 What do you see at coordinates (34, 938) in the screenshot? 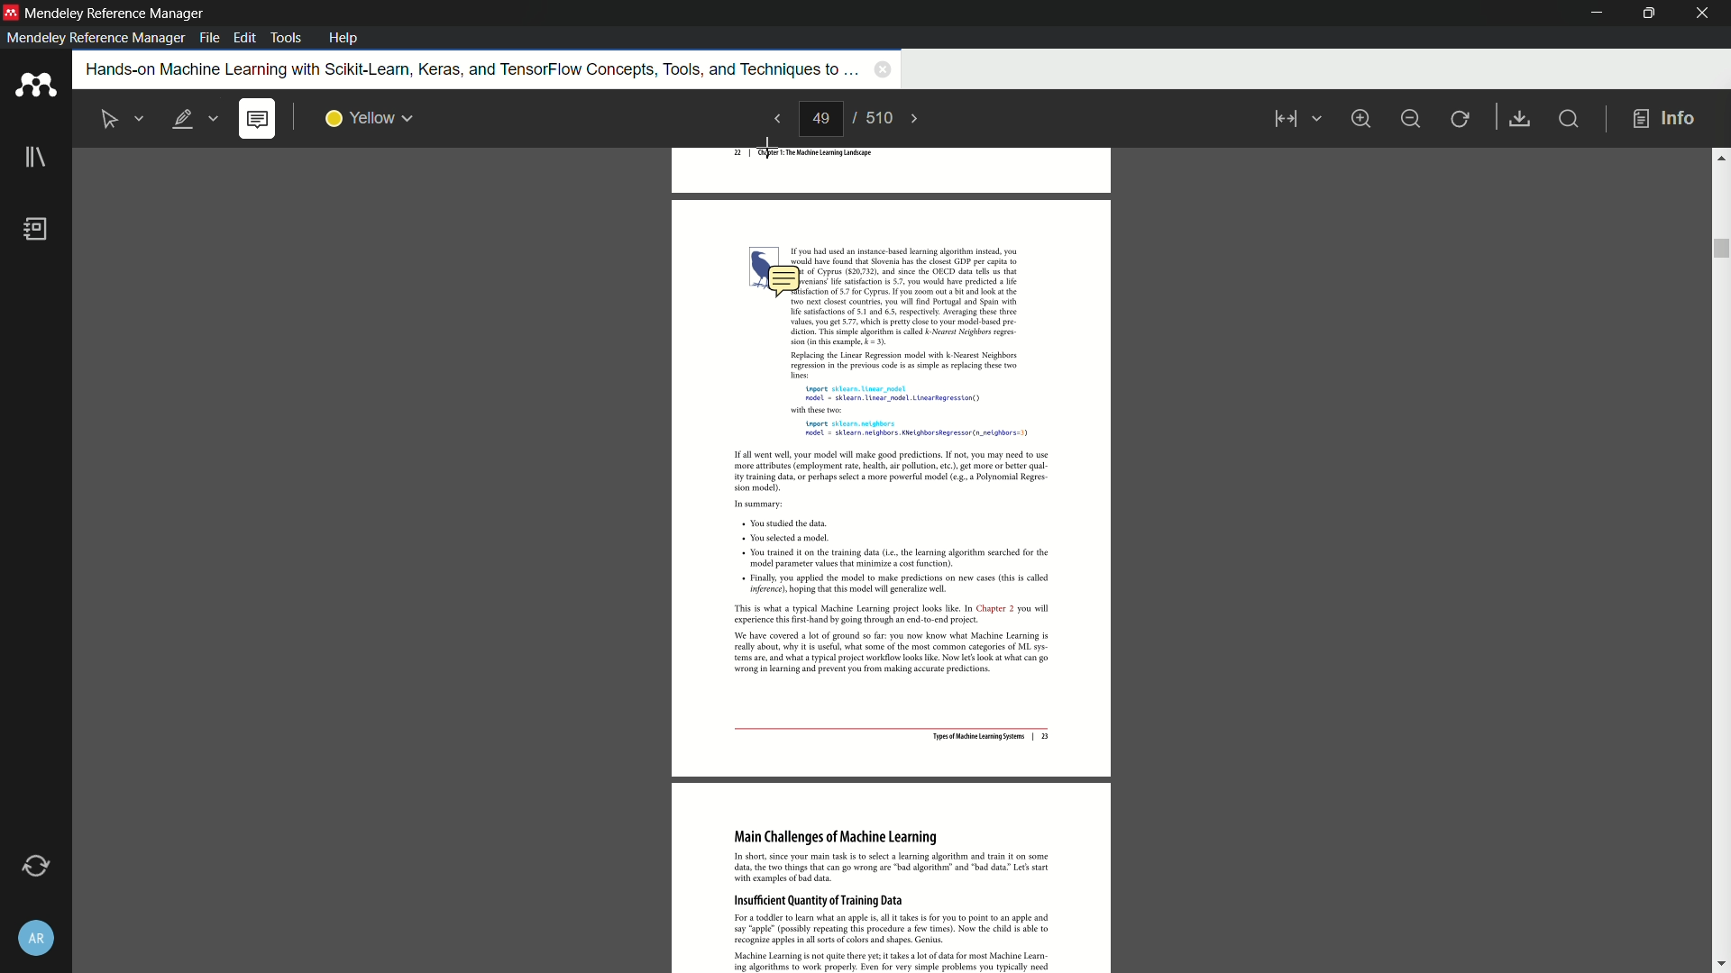
I see `account and help` at bounding box center [34, 938].